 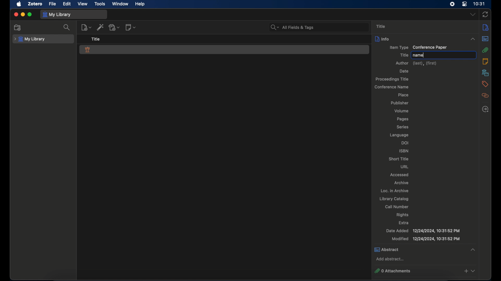 I want to click on notes, so click(x=485, y=61).